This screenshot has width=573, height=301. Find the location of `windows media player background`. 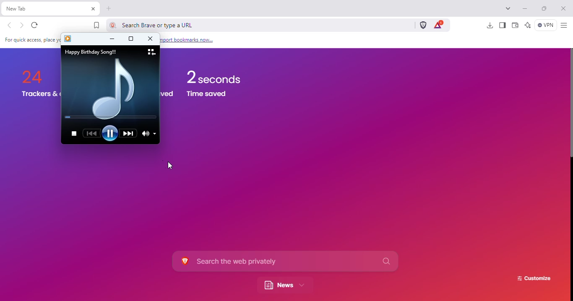

windows media player background is located at coordinates (115, 88).